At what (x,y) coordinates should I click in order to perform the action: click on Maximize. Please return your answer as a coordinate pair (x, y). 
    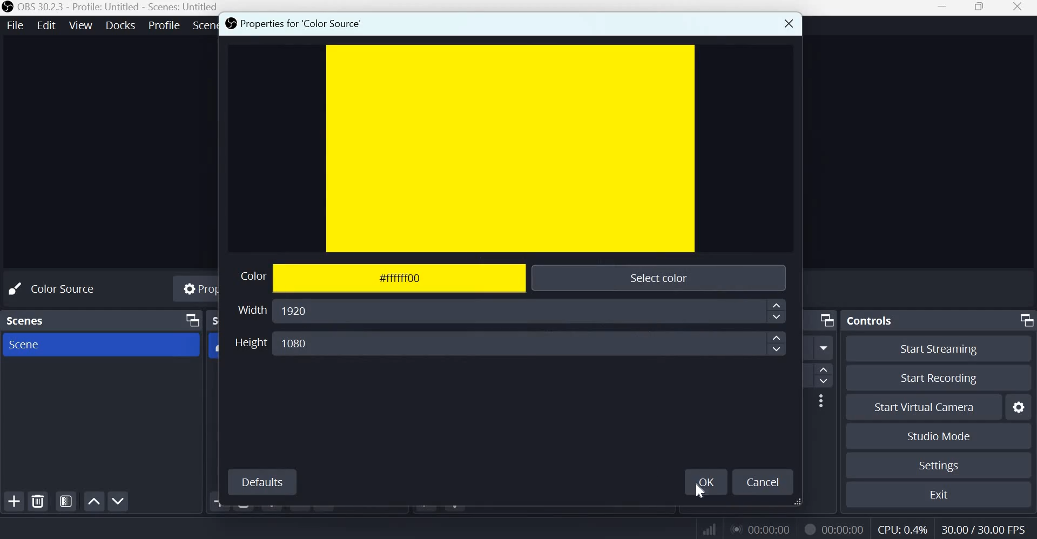
    Looking at the image, I should click on (979, 8).